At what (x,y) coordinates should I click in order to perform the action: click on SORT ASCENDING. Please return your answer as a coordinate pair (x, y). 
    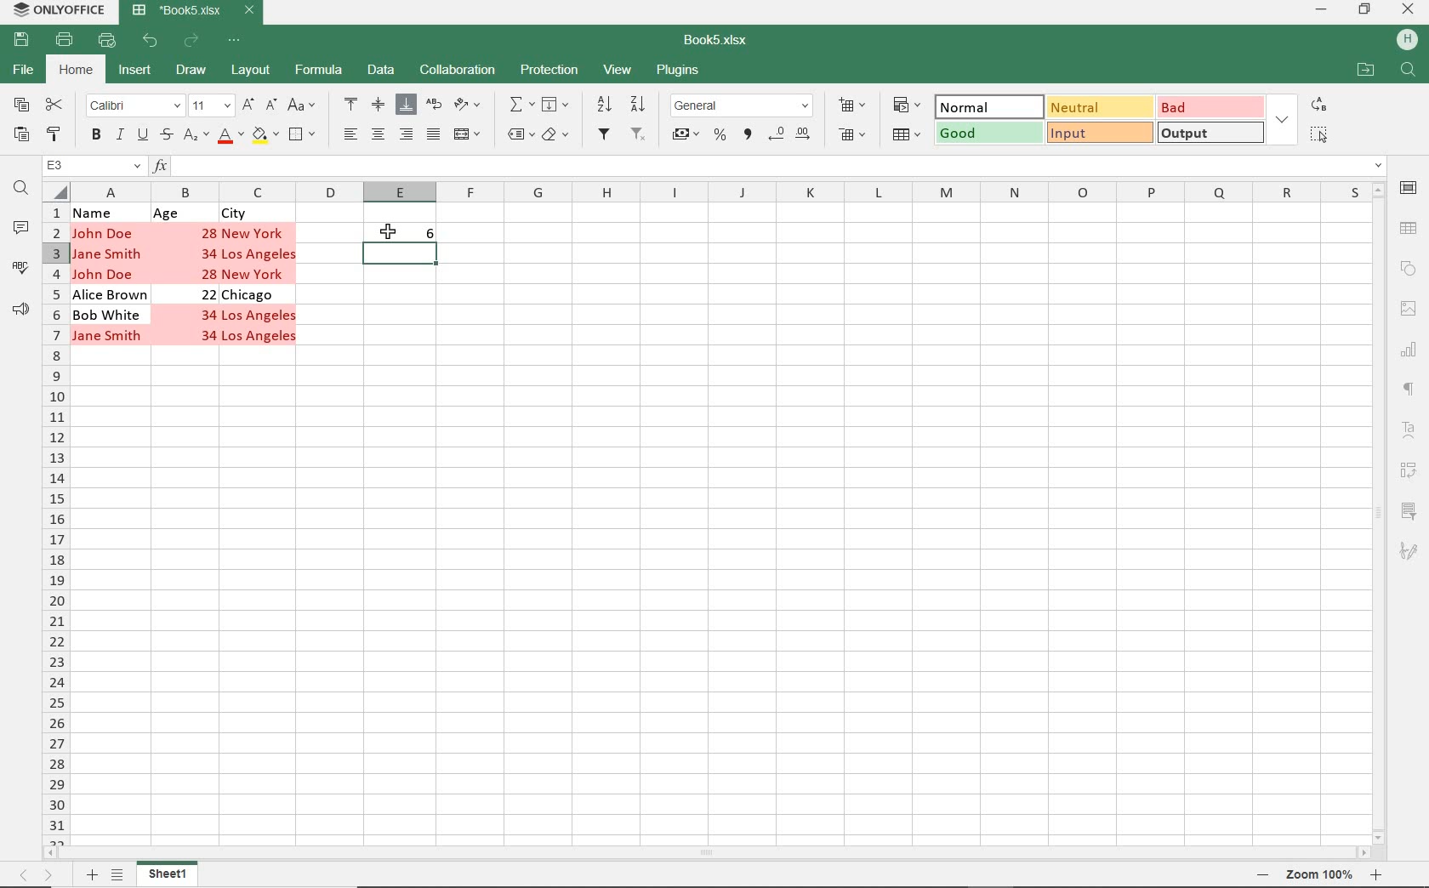
    Looking at the image, I should click on (605, 104).